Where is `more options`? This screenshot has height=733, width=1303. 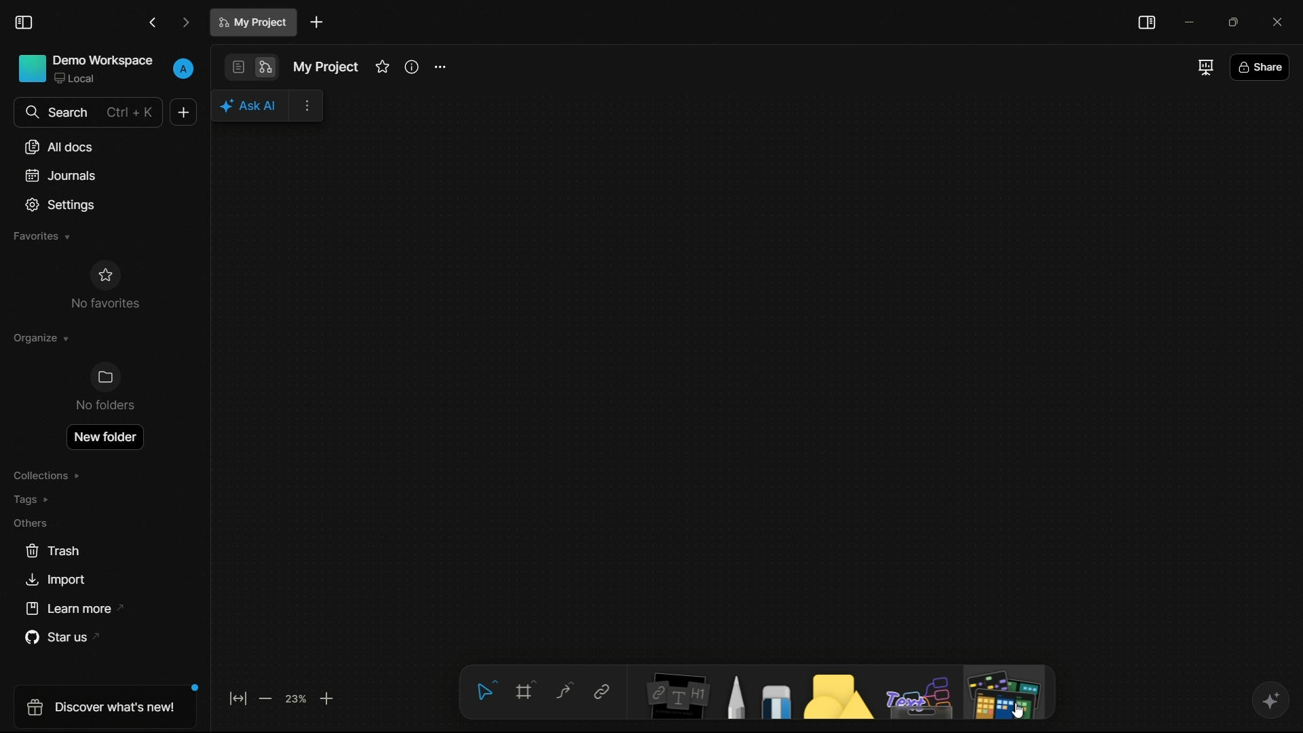 more options is located at coordinates (308, 107).